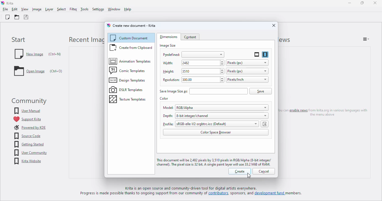 The image size is (382, 201). What do you see at coordinates (25, 9) in the screenshot?
I see `view` at bounding box center [25, 9].